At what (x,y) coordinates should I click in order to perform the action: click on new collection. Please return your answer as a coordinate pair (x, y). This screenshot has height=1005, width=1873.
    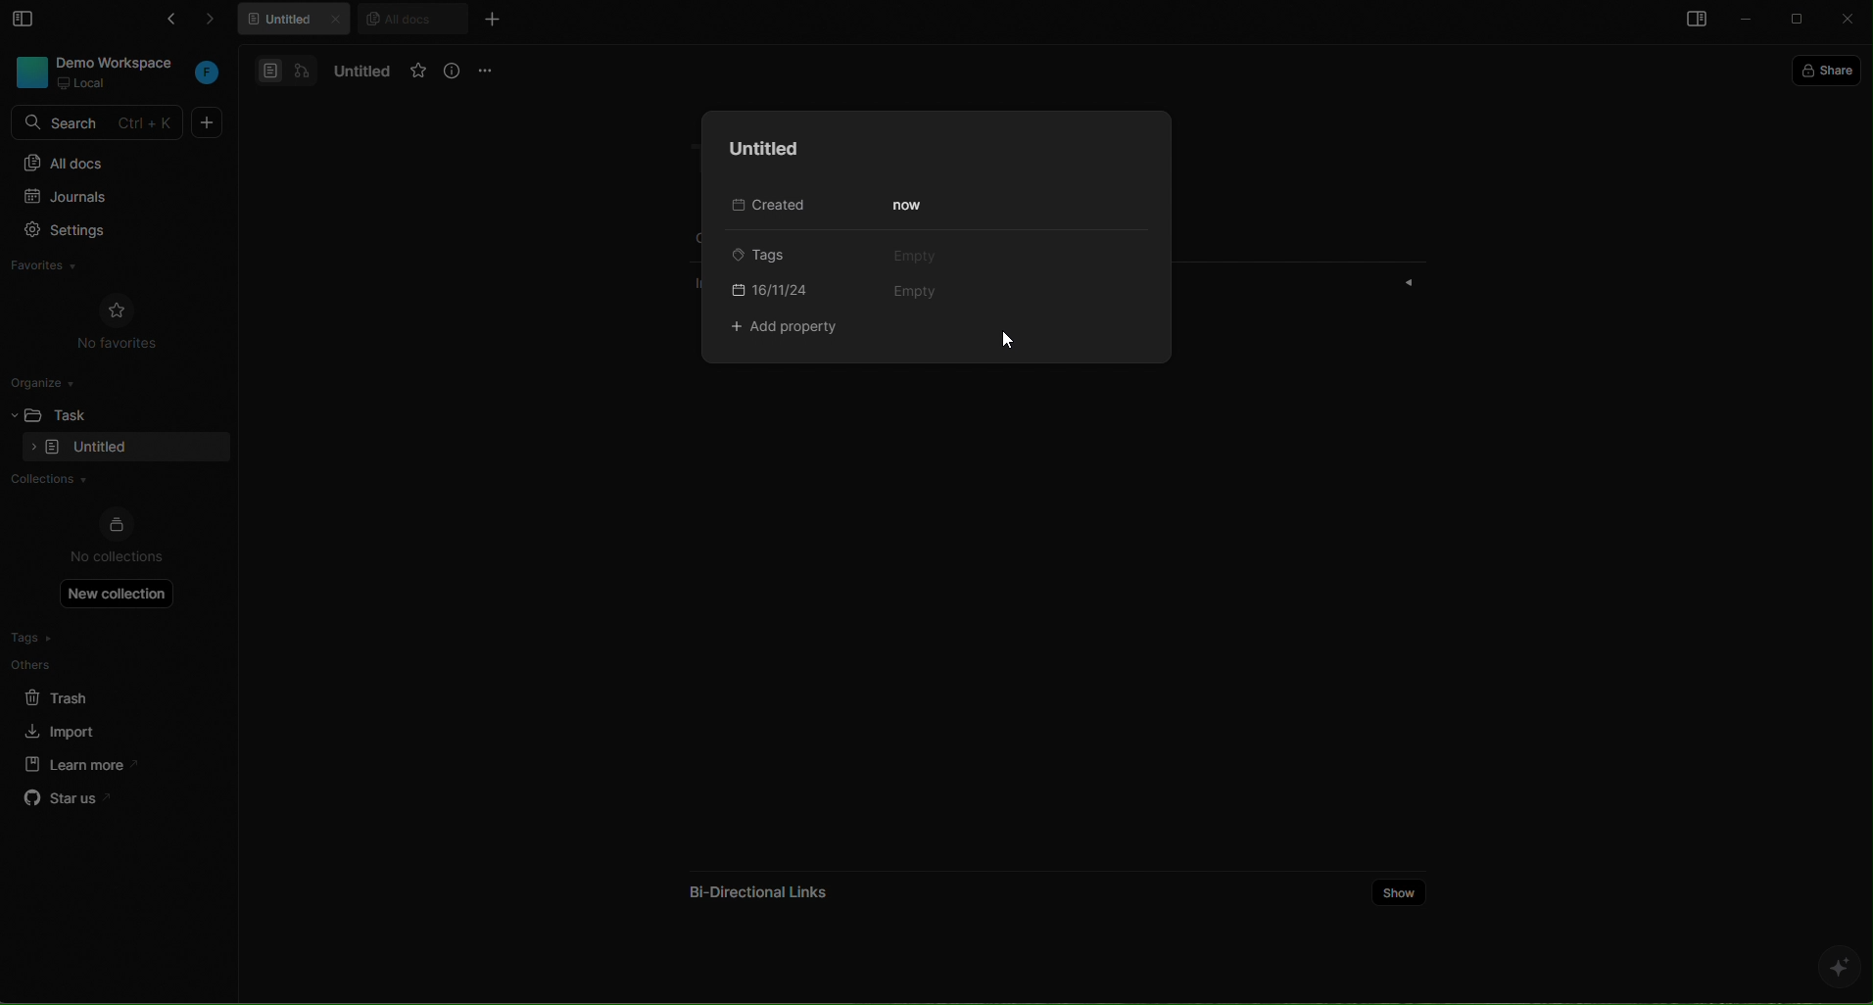
    Looking at the image, I should click on (118, 593).